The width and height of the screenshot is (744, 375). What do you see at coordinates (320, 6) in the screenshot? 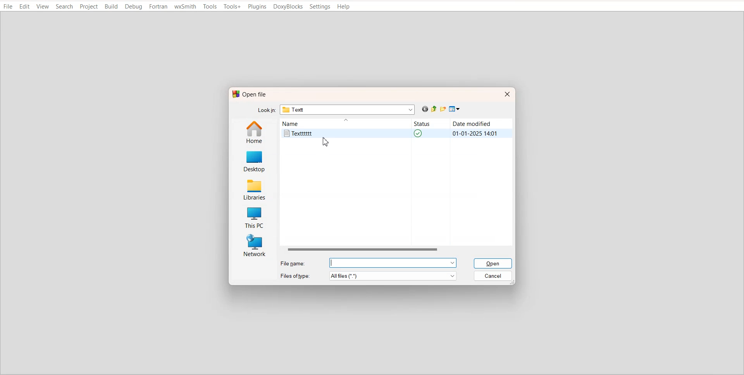
I see `Settings` at bounding box center [320, 6].